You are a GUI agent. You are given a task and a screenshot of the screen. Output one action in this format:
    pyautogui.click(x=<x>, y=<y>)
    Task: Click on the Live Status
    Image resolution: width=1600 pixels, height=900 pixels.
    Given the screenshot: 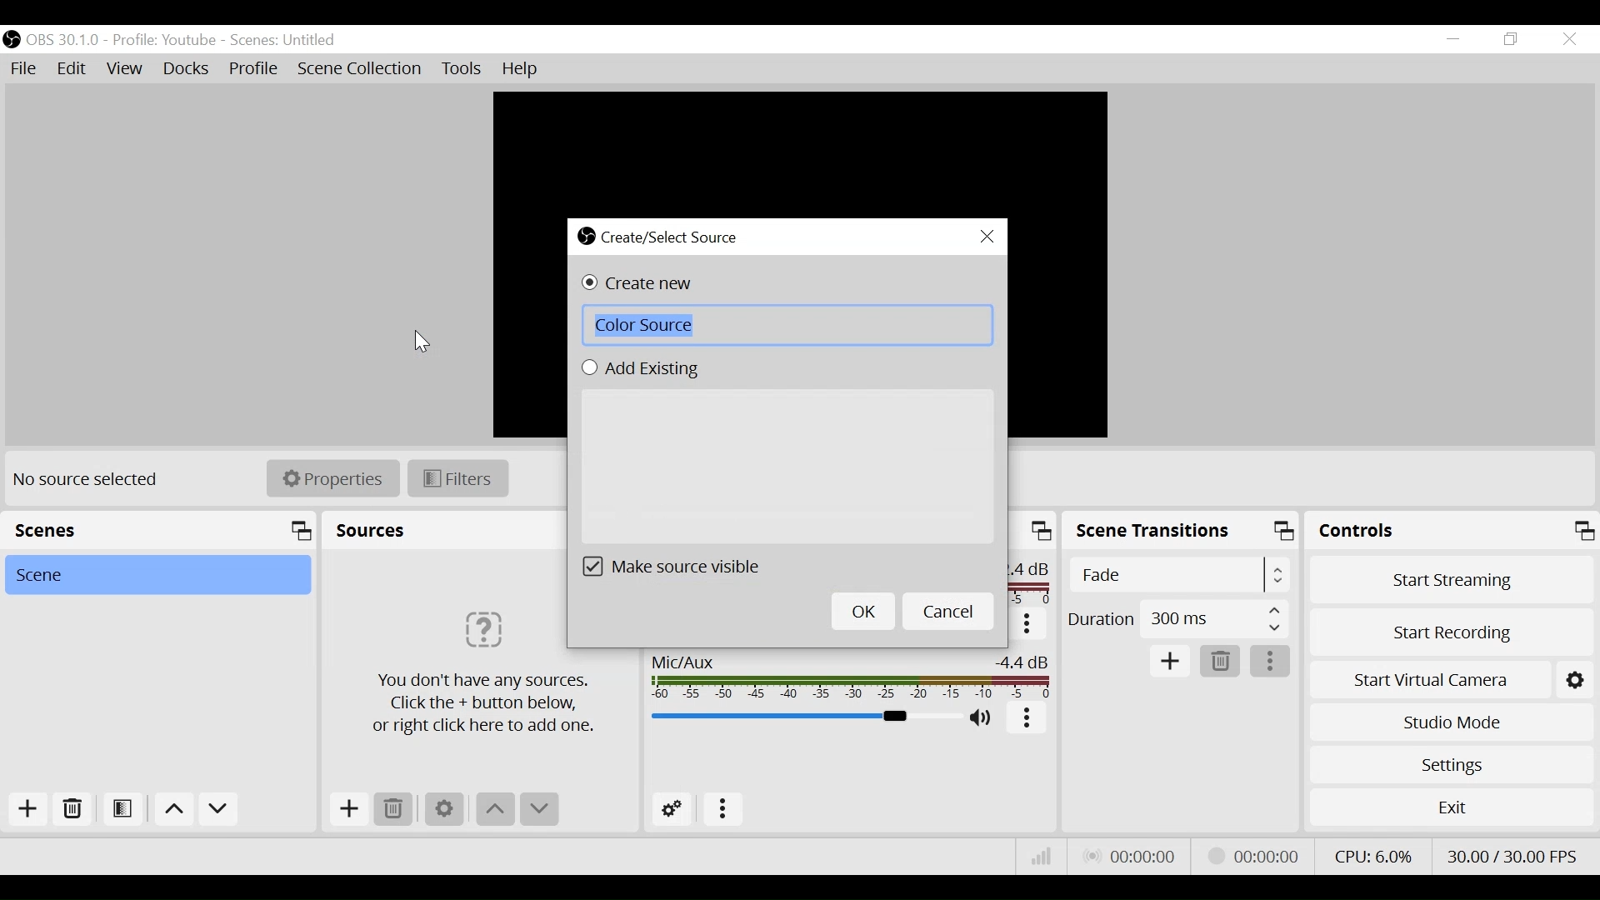 What is the action you would take?
    pyautogui.click(x=1132, y=854)
    